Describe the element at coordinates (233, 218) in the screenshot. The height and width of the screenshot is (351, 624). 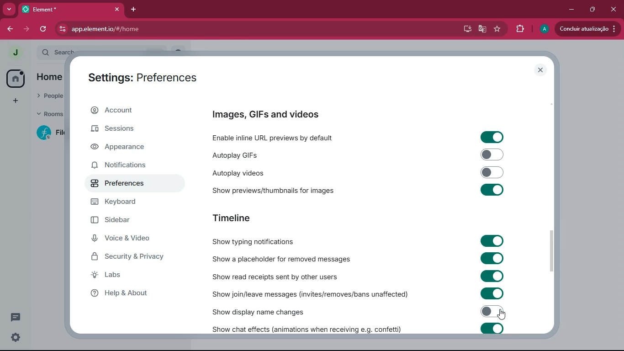
I see `timeline` at that location.